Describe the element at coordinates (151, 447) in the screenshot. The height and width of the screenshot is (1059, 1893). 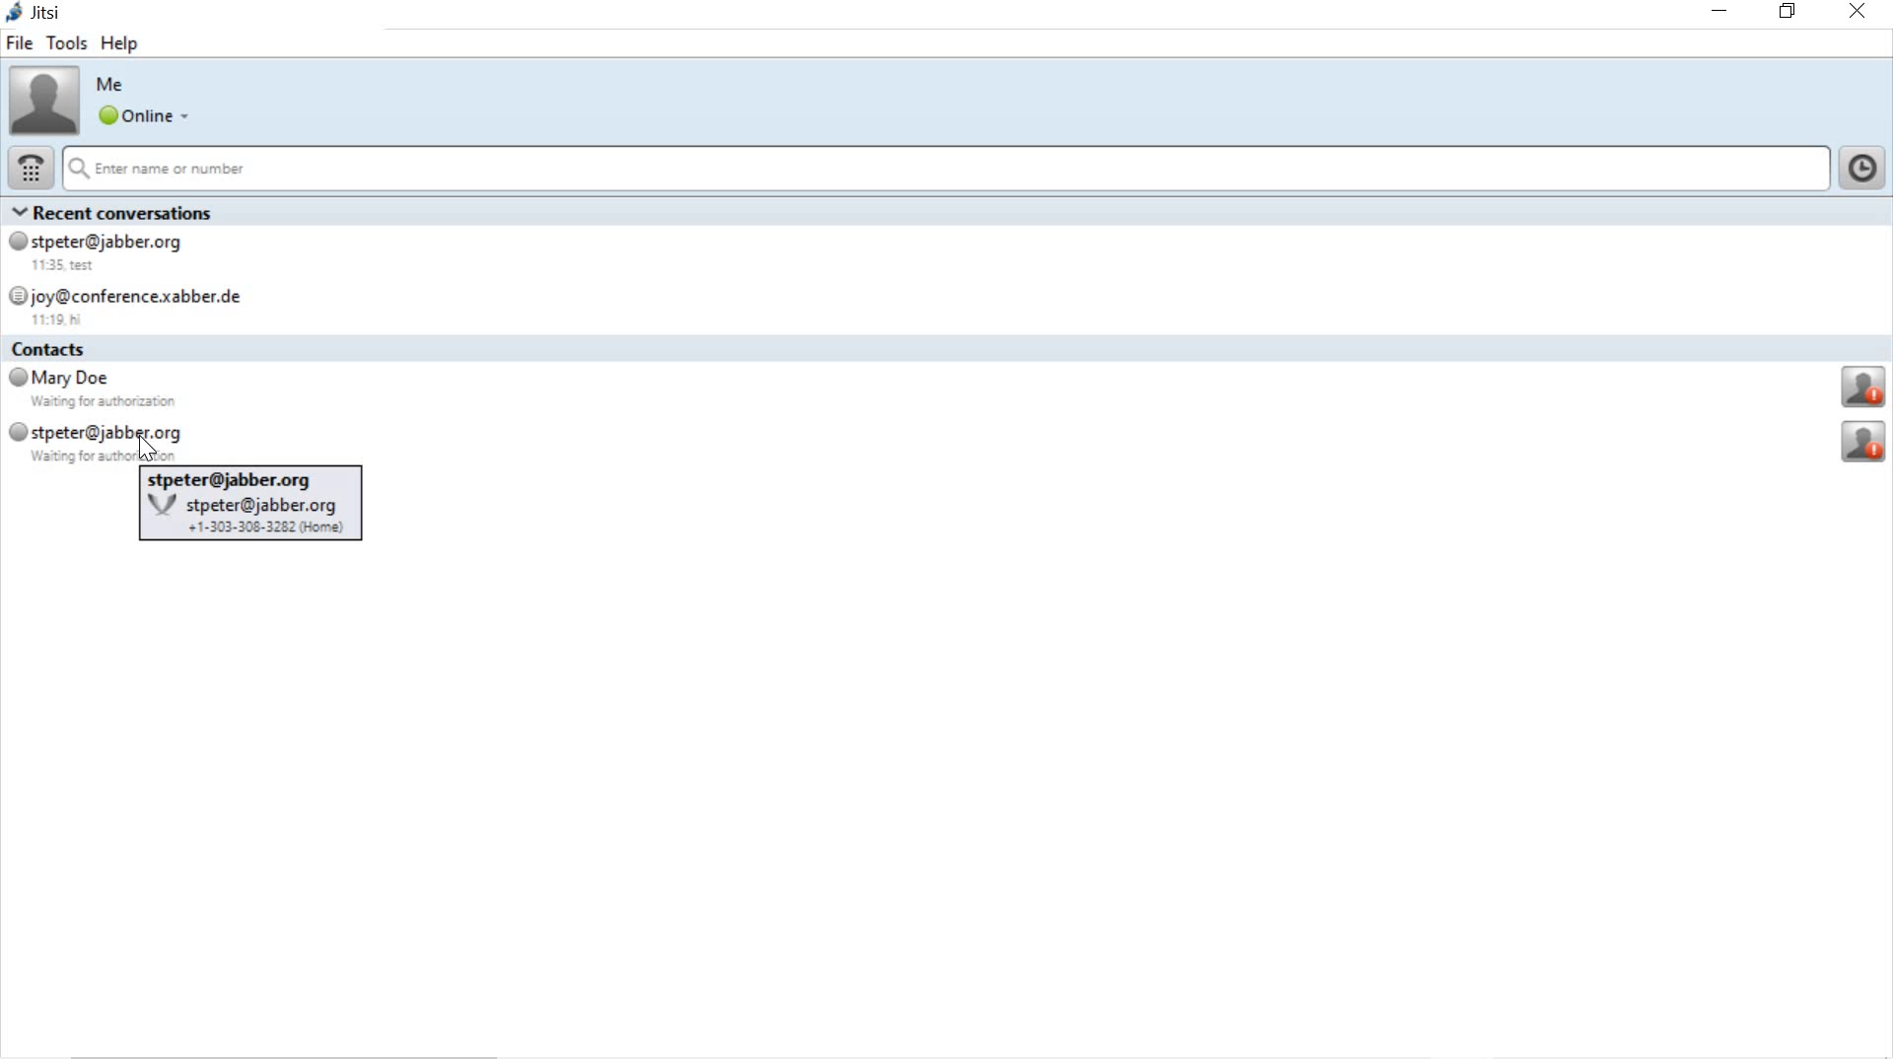
I see `cursor` at that location.